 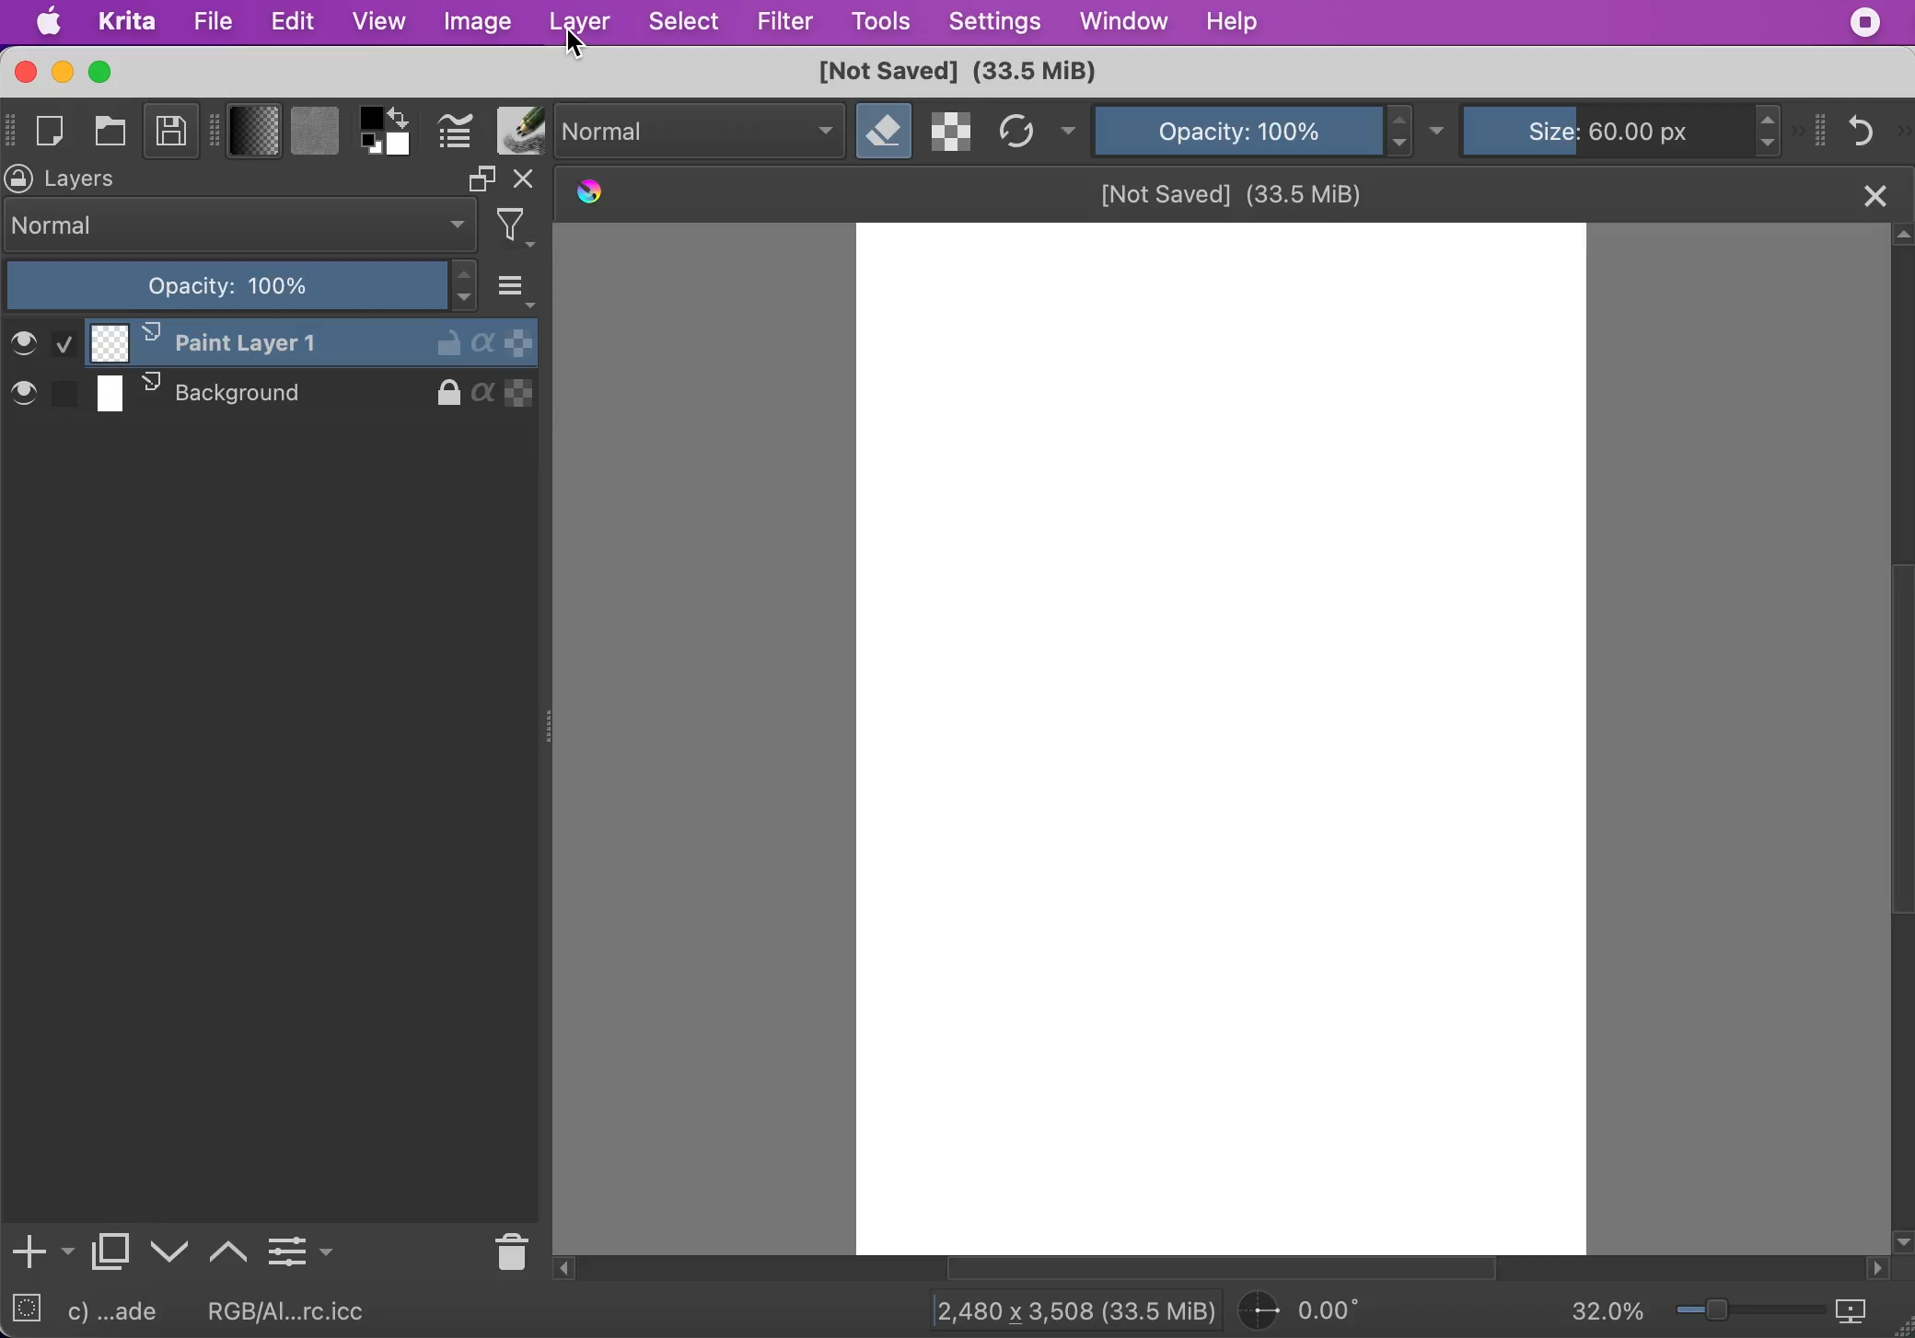 What do you see at coordinates (51, 24) in the screenshot?
I see `mac logo` at bounding box center [51, 24].